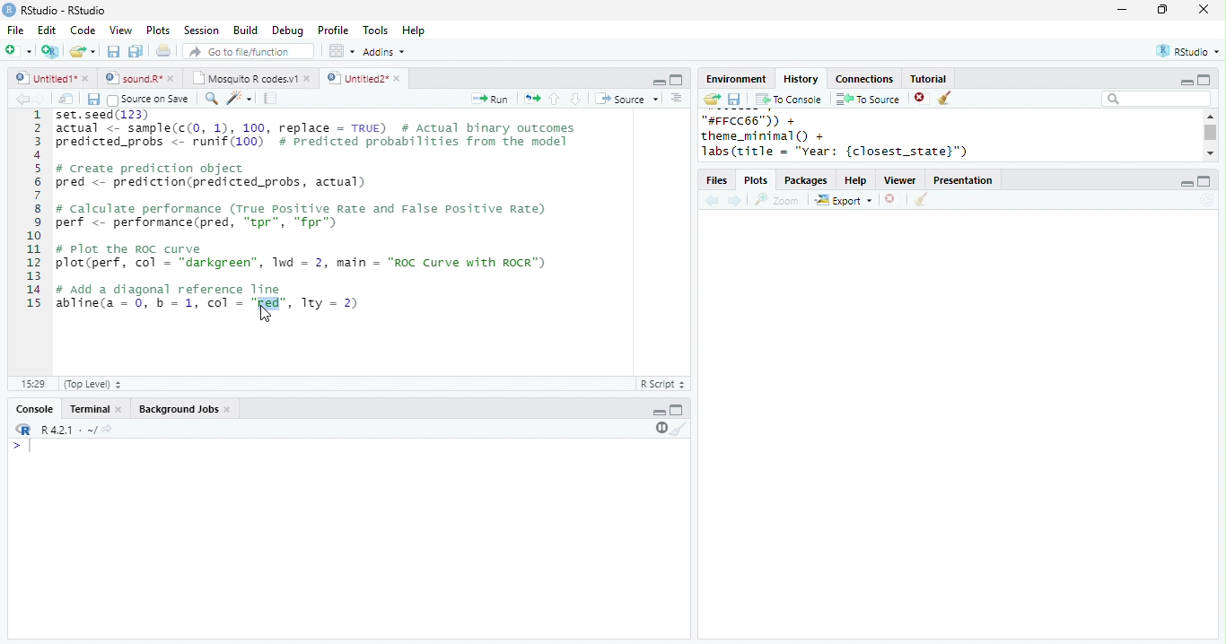 The image size is (1226, 644). Describe the element at coordinates (856, 181) in the screenshot. I see `help` at that location.